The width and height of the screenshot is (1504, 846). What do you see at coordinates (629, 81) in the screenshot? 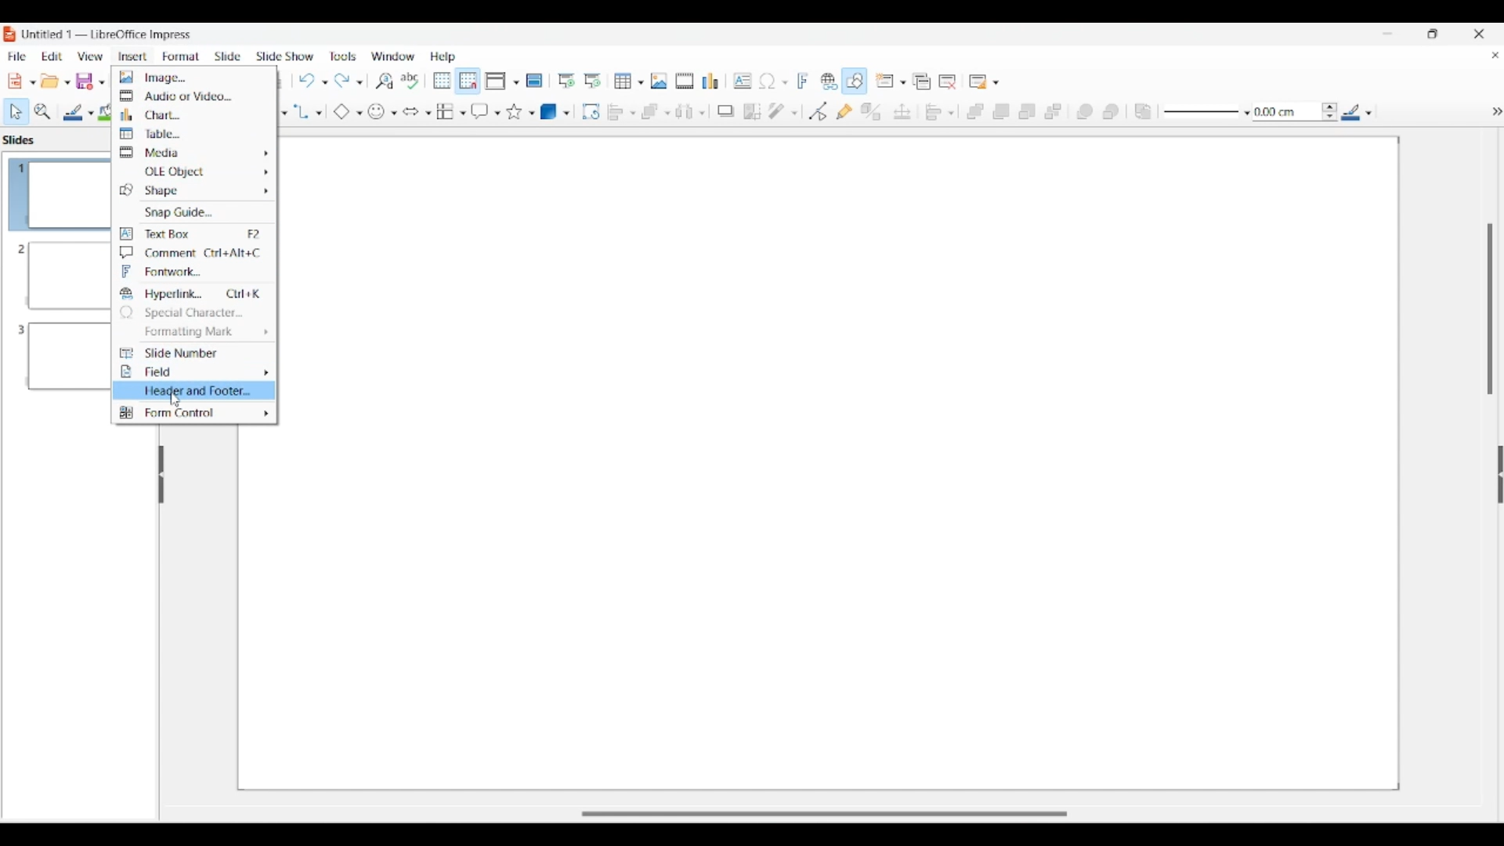
I see `Insert table options` at bounding box center [629, 81].